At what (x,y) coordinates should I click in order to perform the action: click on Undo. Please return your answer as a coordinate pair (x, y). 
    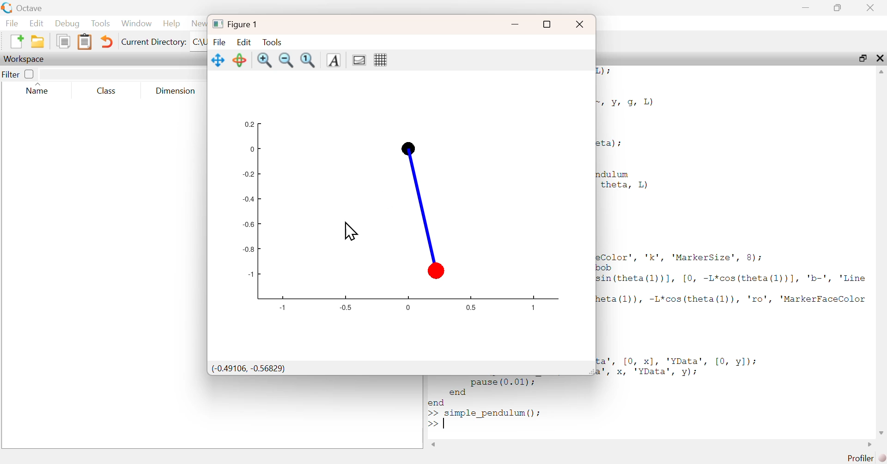
    Looking at the image, I should click on (108, 43).